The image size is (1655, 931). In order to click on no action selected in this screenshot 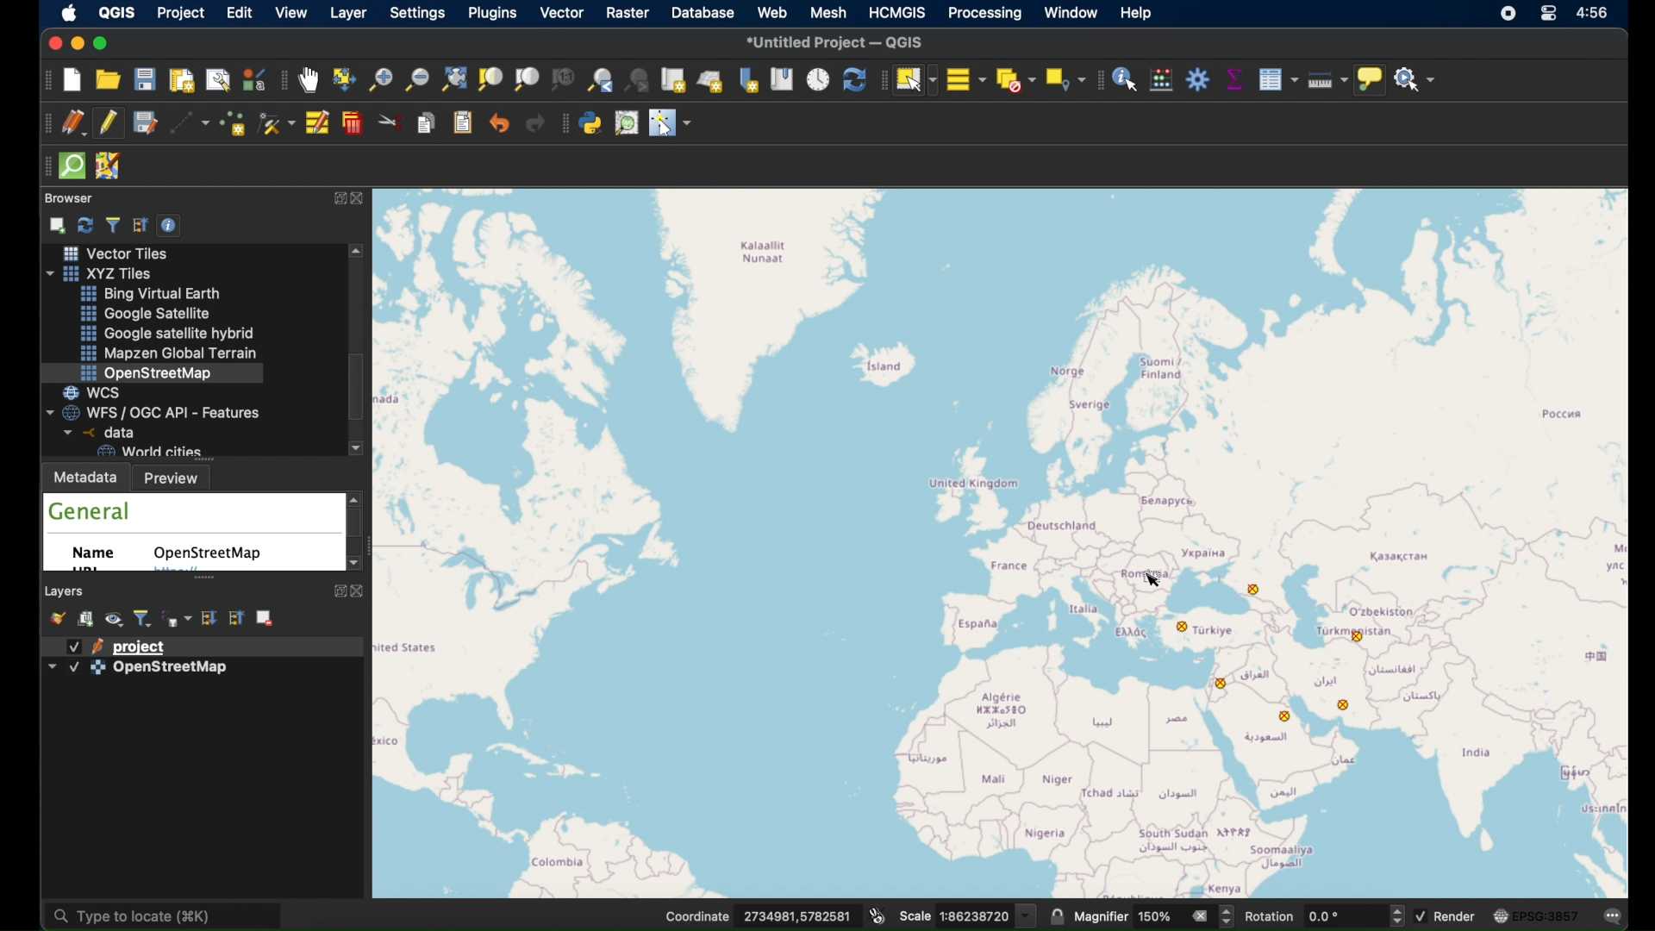, I will do `click(1416, 80)`.